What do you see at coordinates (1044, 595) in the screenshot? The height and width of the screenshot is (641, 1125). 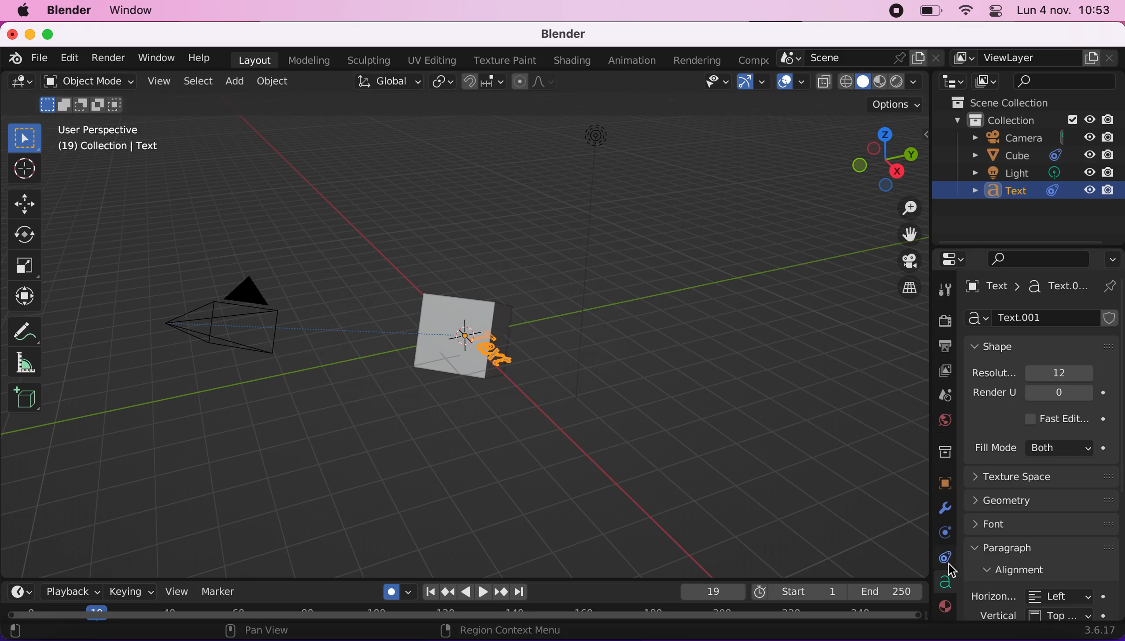 I see `horizontal` at bounding box center [1044, 595].